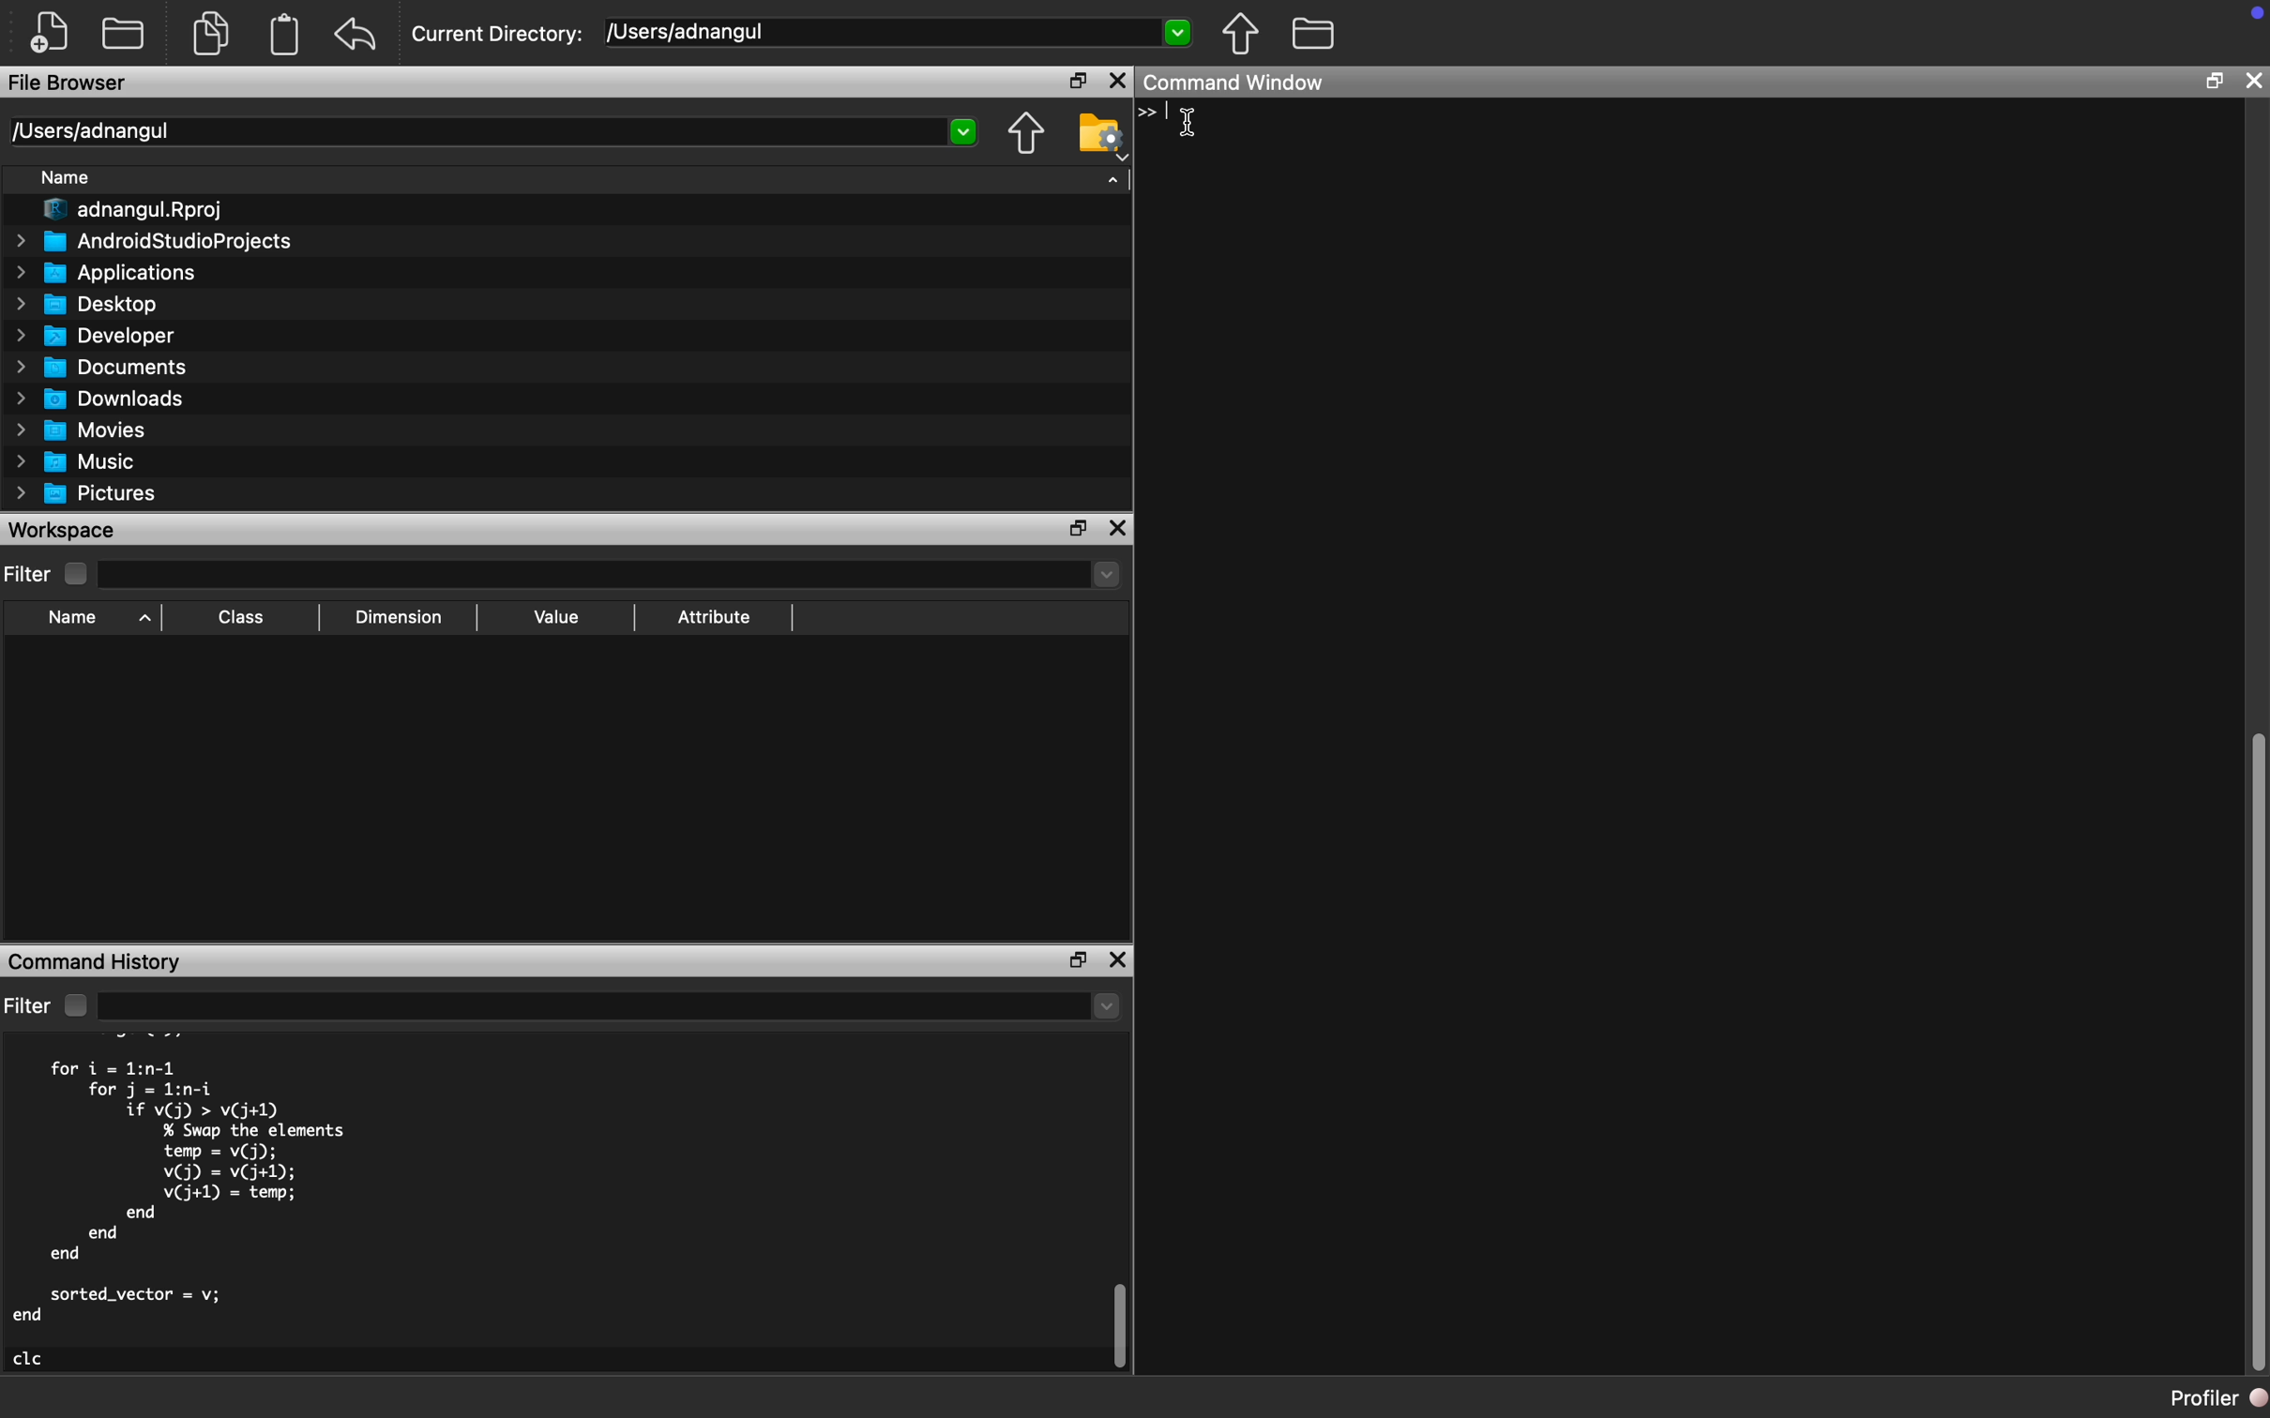  Describe the element at coordinates (2252, 81) in the screenshot. I see `Close` at that location.